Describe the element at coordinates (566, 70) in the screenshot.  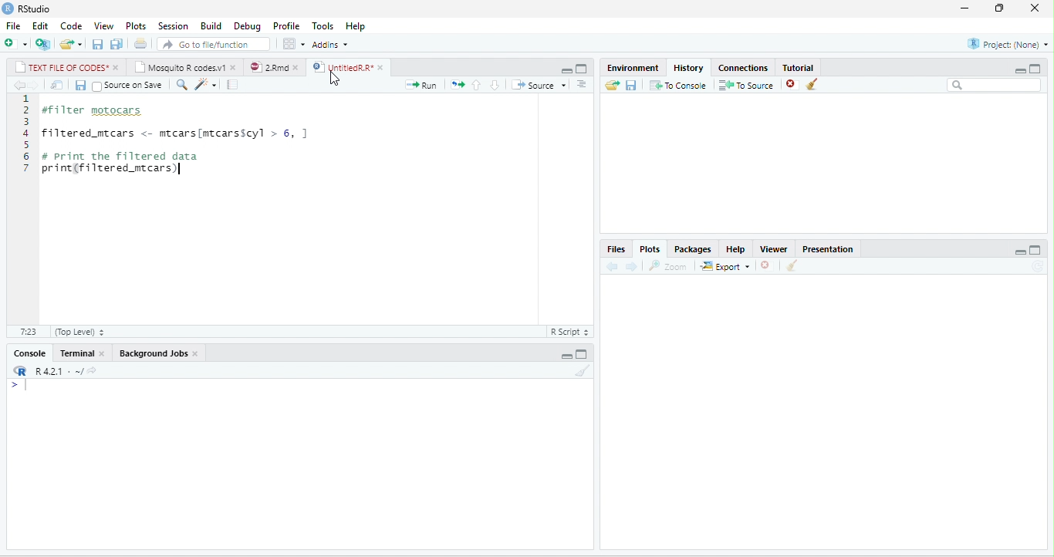
I see `minimize` at that location.